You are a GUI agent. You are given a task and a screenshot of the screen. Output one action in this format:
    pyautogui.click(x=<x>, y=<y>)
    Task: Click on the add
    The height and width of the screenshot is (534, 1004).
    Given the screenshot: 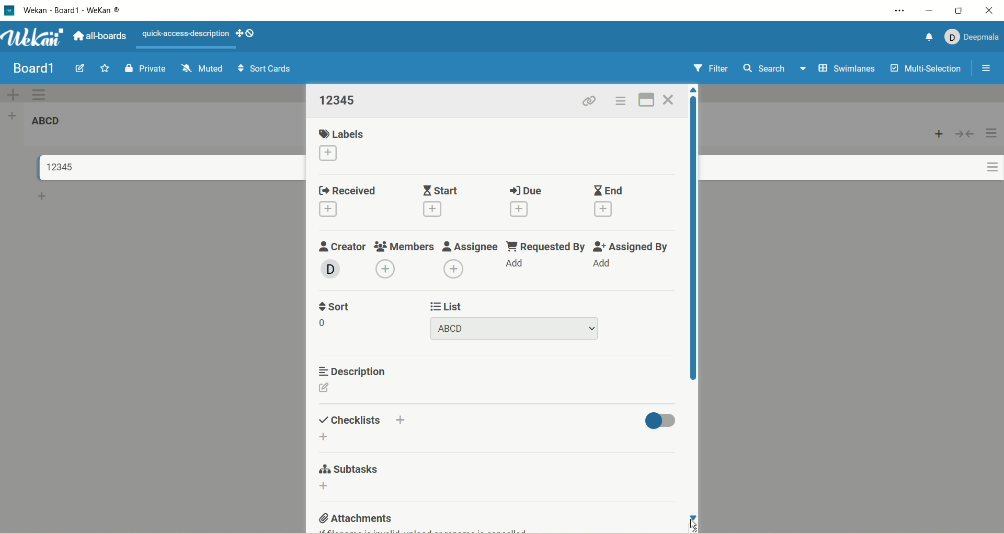 What is the action you would take?
    pyautogui.click(x=386, y=269)
    